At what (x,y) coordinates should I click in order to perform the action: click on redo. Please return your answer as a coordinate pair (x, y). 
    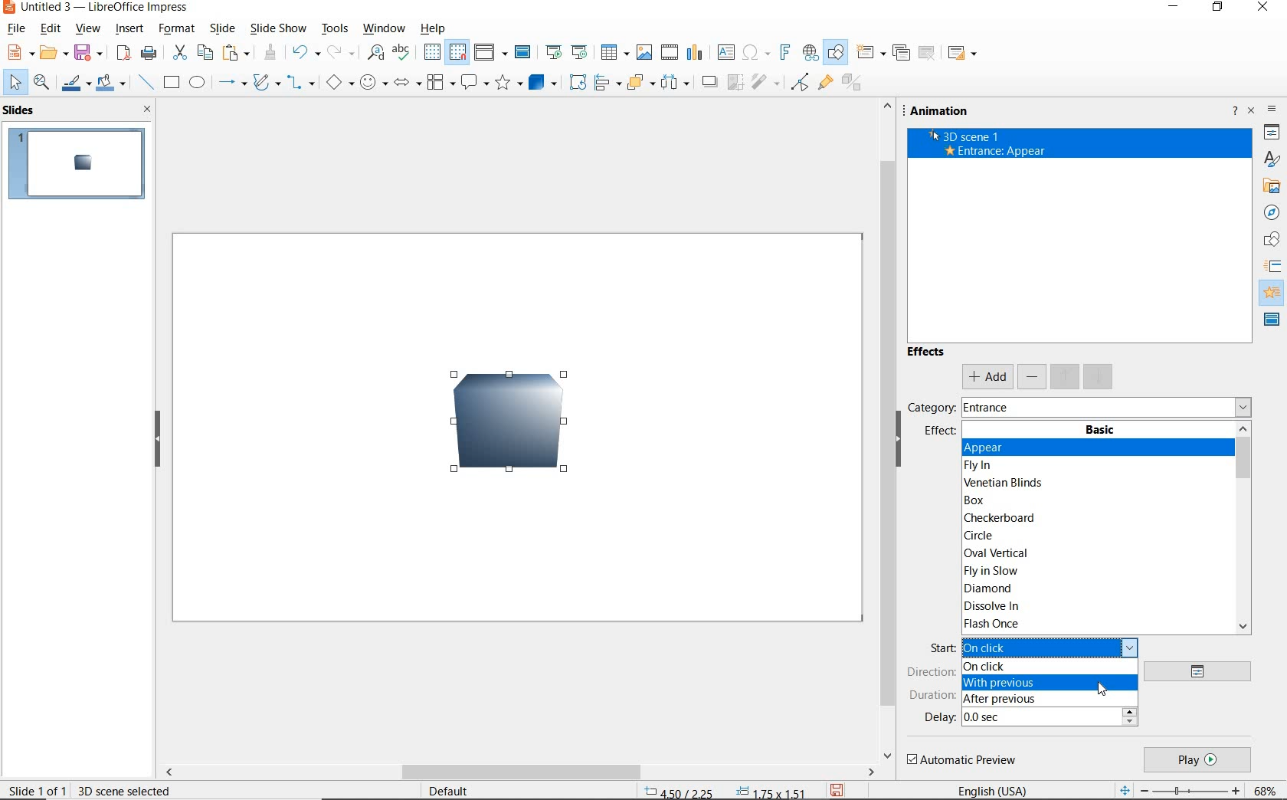
    Looking at the image, I should click on (339, 53).